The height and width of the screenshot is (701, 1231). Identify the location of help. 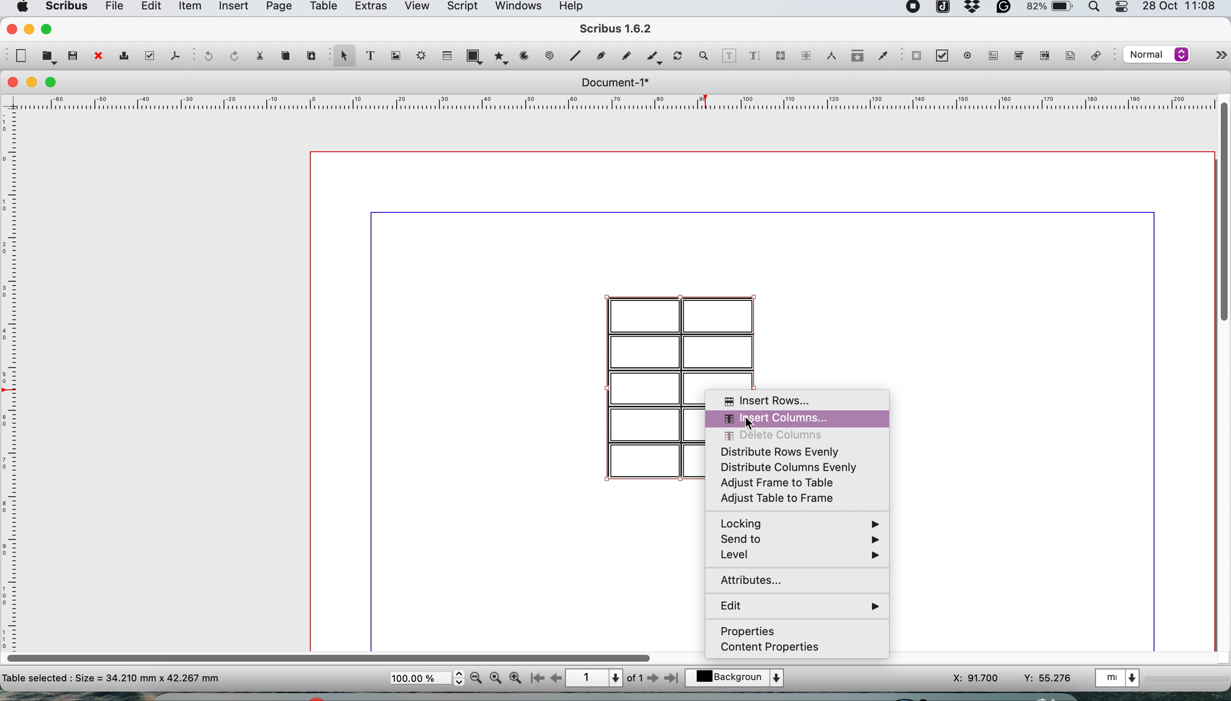
(576, 7).